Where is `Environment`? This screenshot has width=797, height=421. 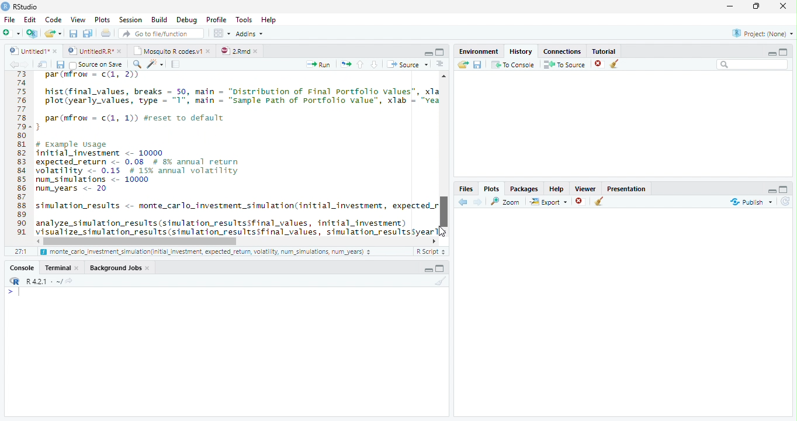
Environment is located at coordinates (479, 50).